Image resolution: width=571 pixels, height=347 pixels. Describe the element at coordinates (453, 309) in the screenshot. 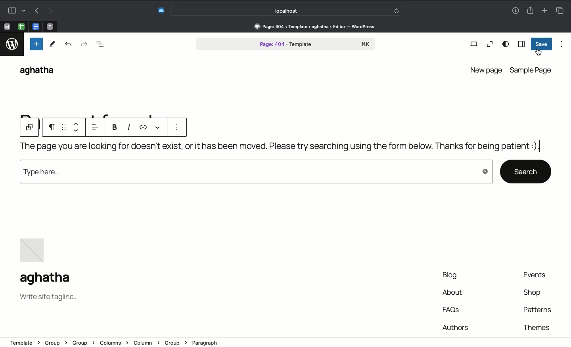

I see `FAQs` at that location.